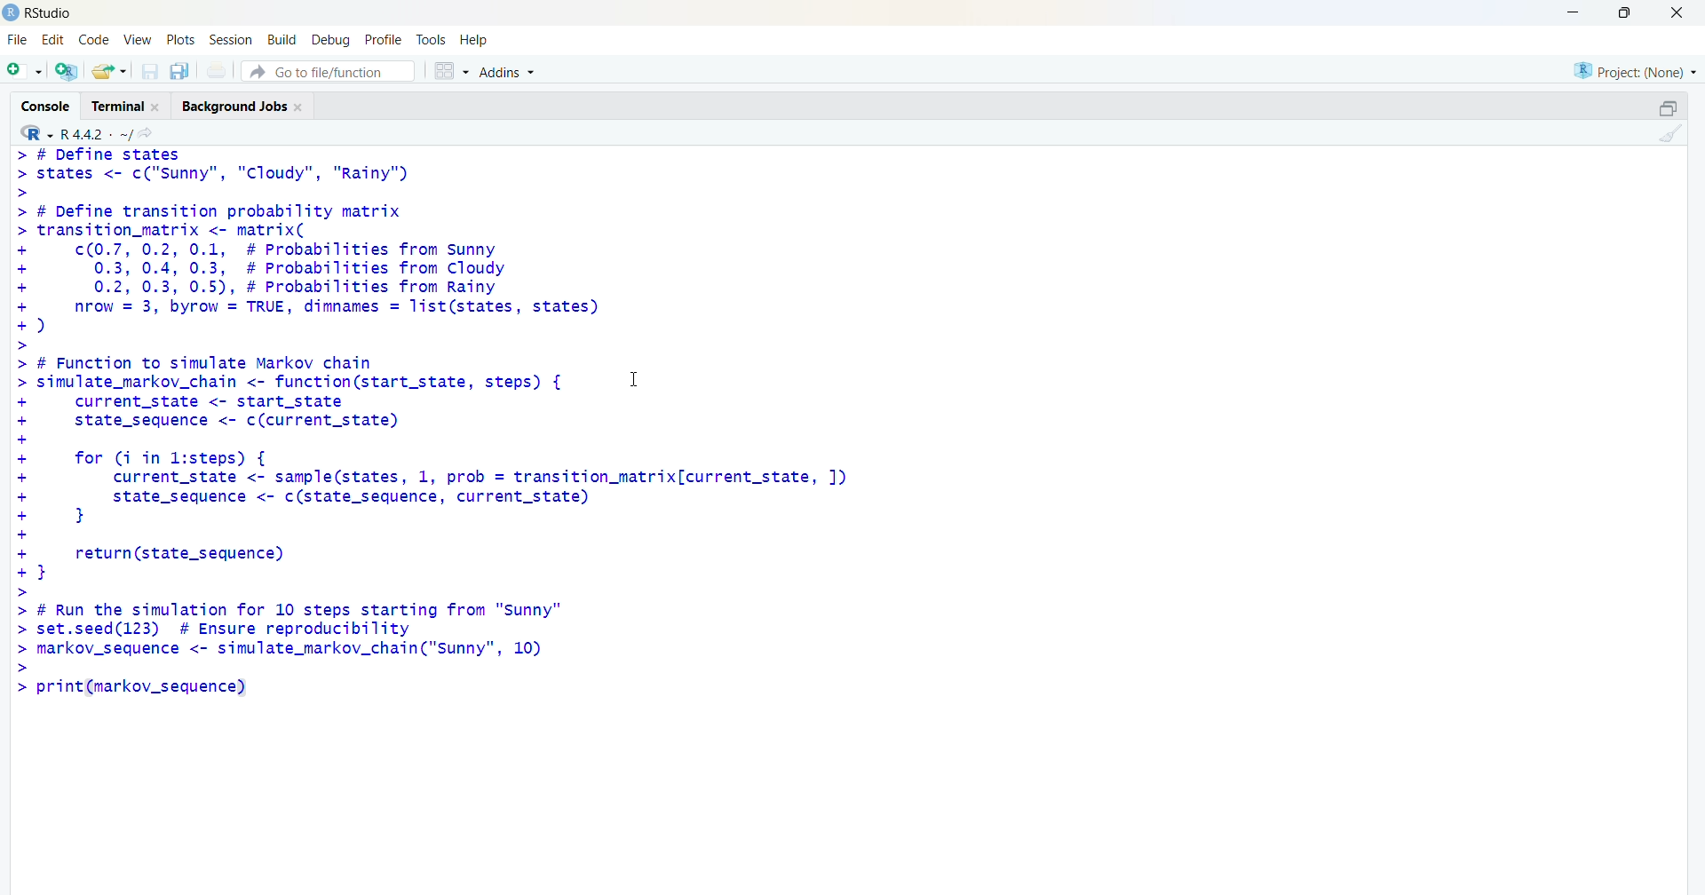 Image resolution: width=1705 pixels, height=895 pixels. What do you see at coordinates (44, 105) in the screenshot?
I see `console` at bounding box center [44, 105].